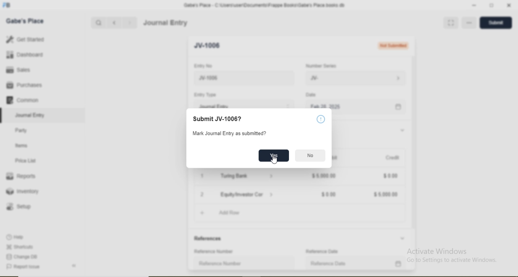  I want to click on Dropdown, so click(272, 194).